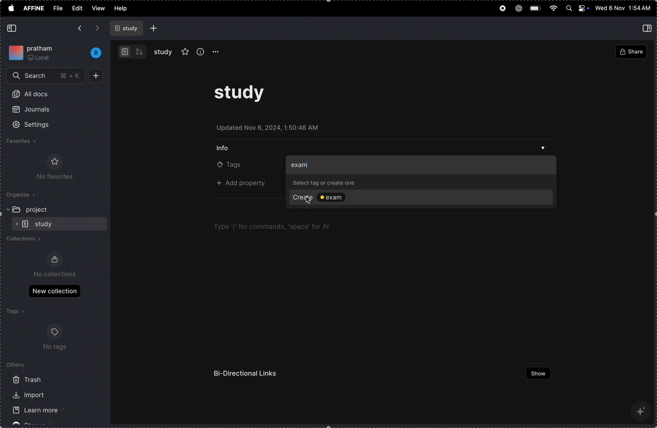  I want to click on favourites, so click(185, 51).